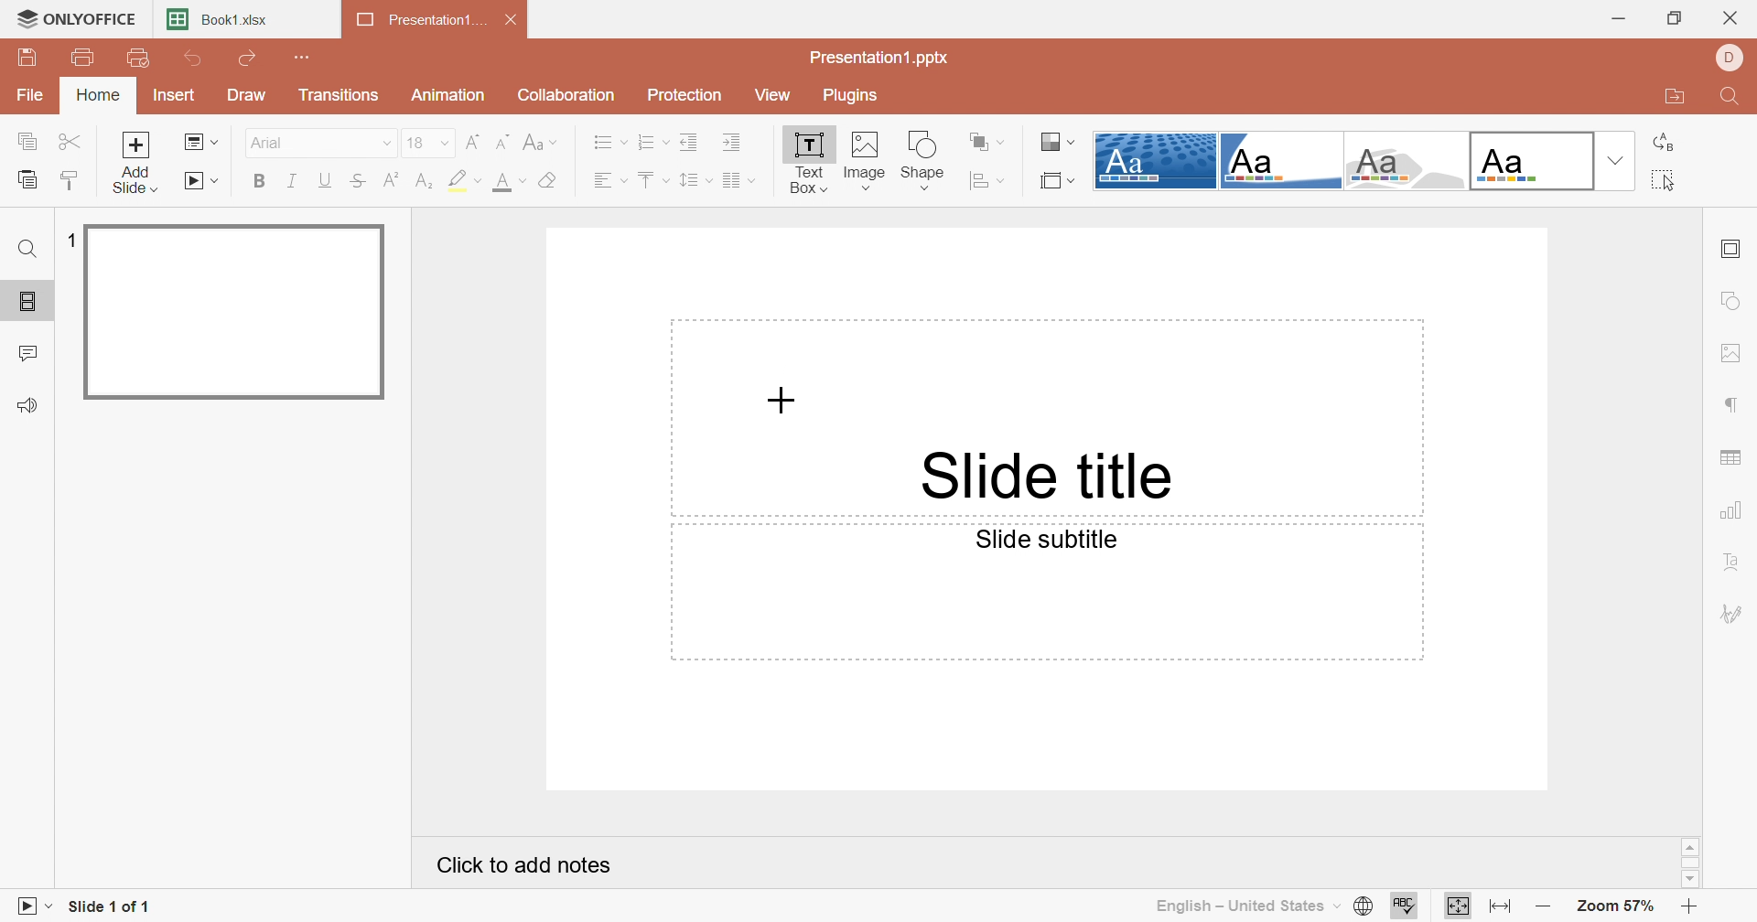 Image resolution: width=1757 pixels, height=922 pixels. Describe the element at coordinates (1733, 97) in the screenshot. I see `Find` at that location.